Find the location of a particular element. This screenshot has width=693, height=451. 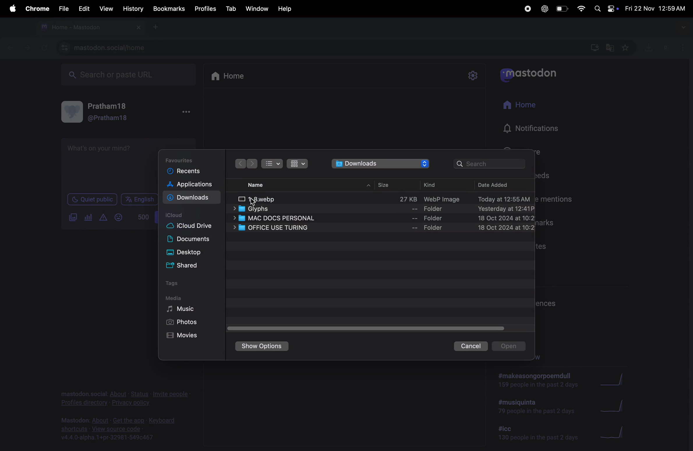

desktop is located at coordinates (187, 253).